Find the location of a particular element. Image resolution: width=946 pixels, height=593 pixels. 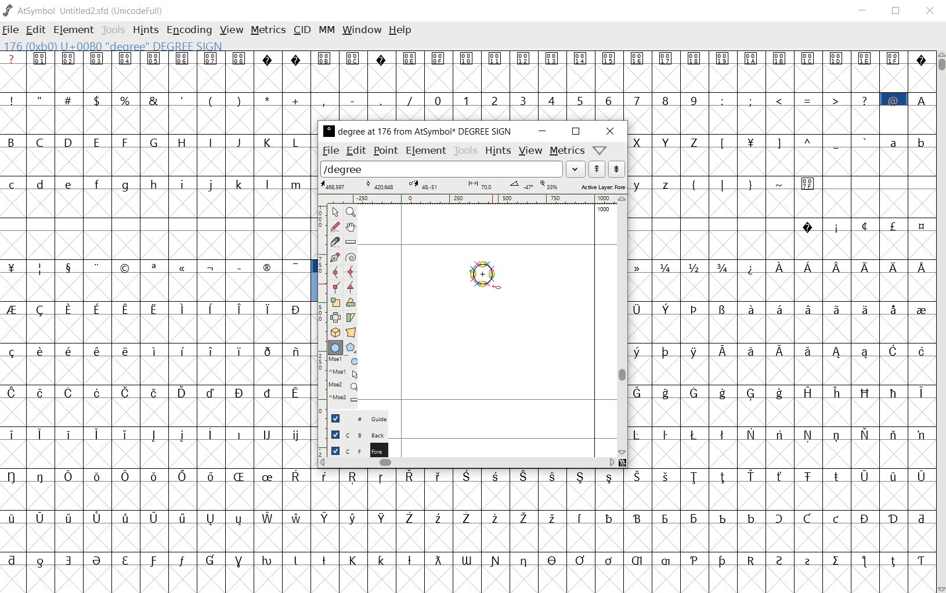

file is located at coordinates (331, 151).